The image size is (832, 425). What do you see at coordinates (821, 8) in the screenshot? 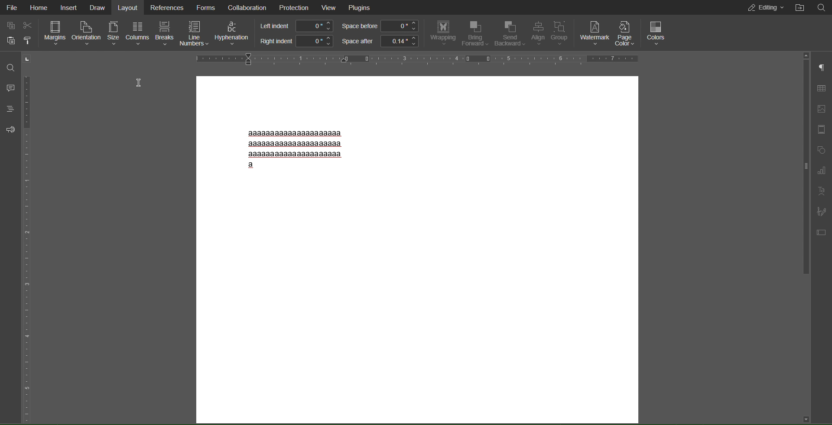
I see `Search` at bounding box center [821, 8].